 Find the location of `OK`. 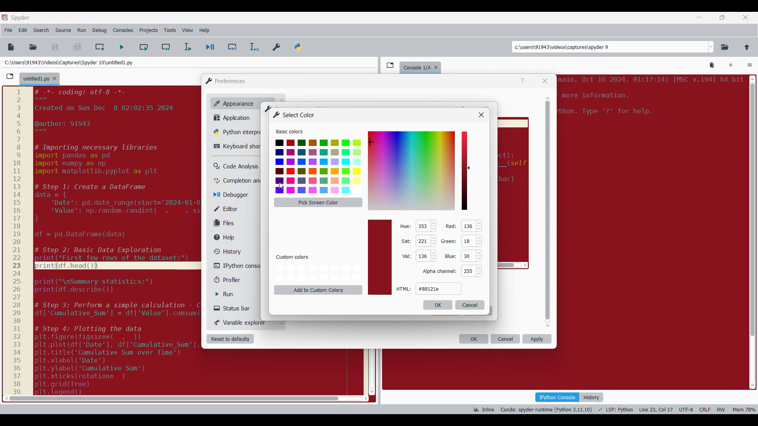

OK is located at coordinates (474, 339).